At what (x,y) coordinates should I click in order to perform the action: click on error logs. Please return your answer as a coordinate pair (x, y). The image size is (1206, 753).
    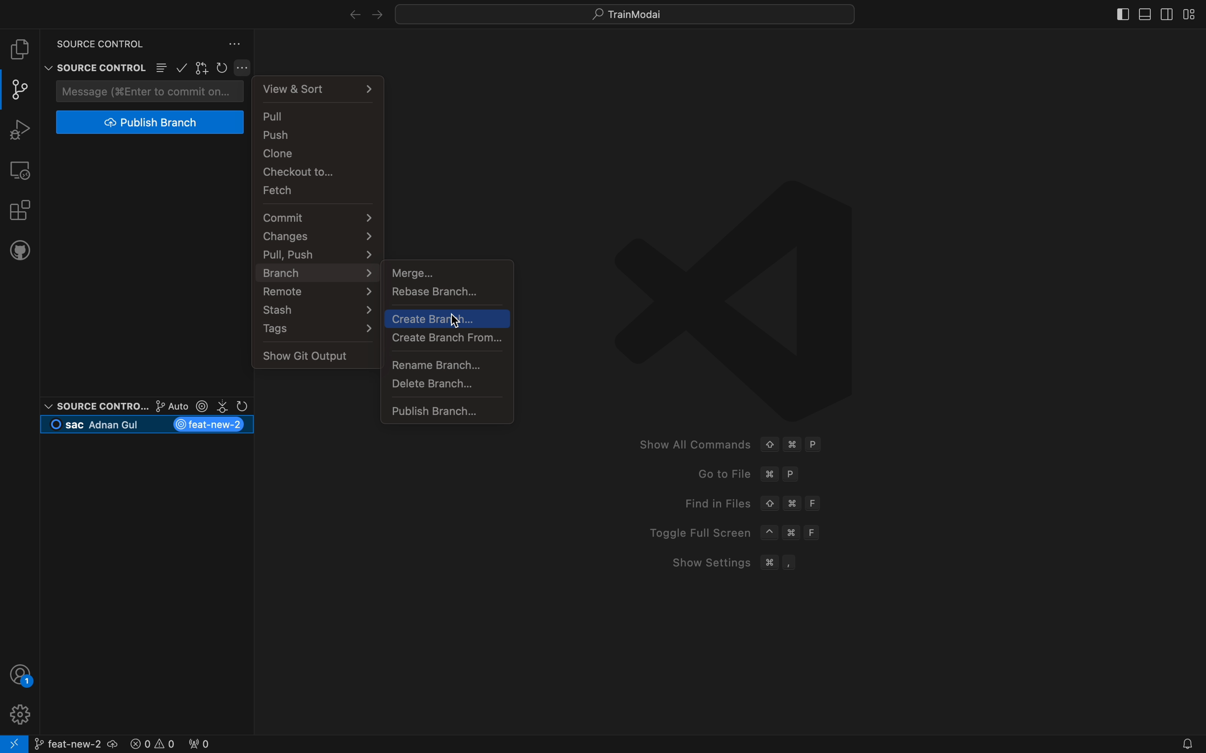
    Looking at the image, I should click on (185, 742).